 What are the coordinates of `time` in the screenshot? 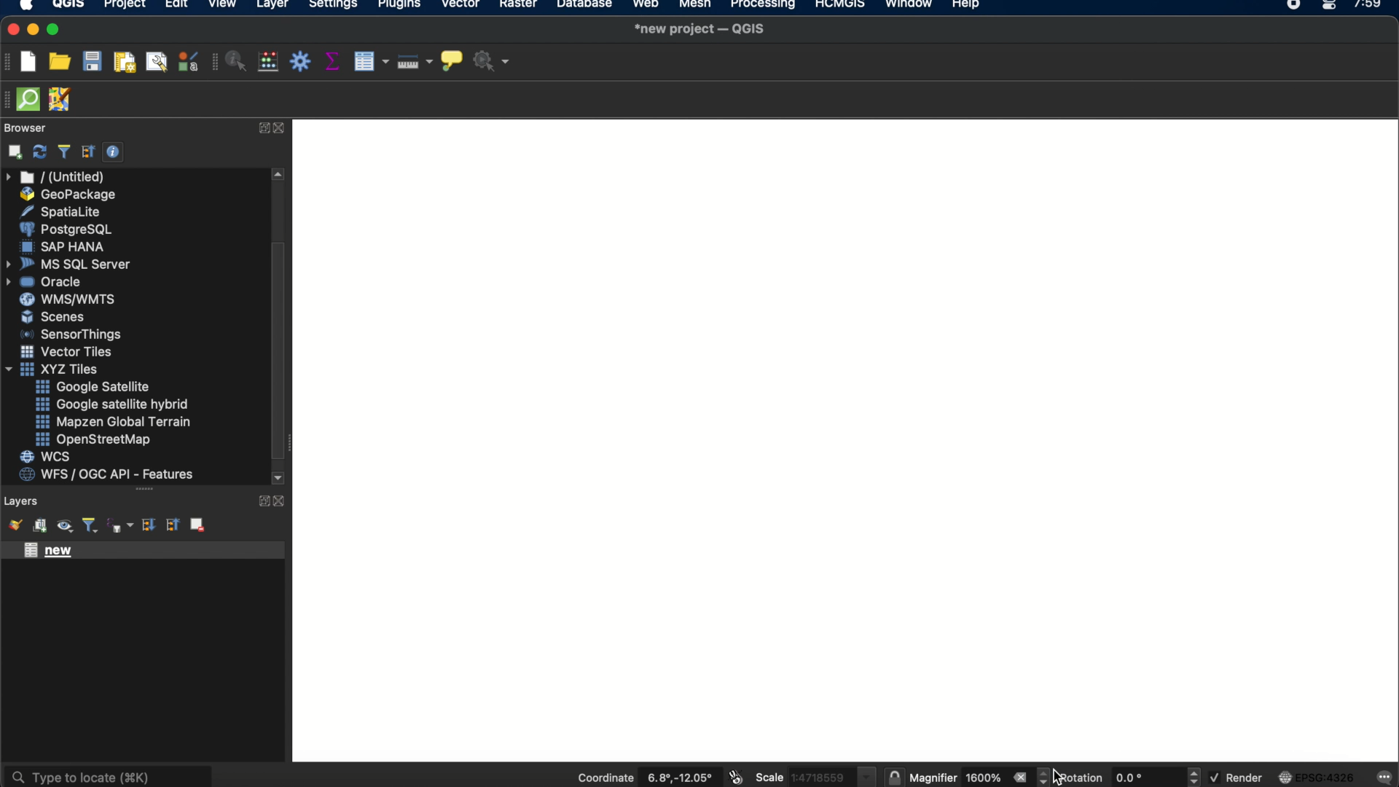 It's located at (1369, 9).